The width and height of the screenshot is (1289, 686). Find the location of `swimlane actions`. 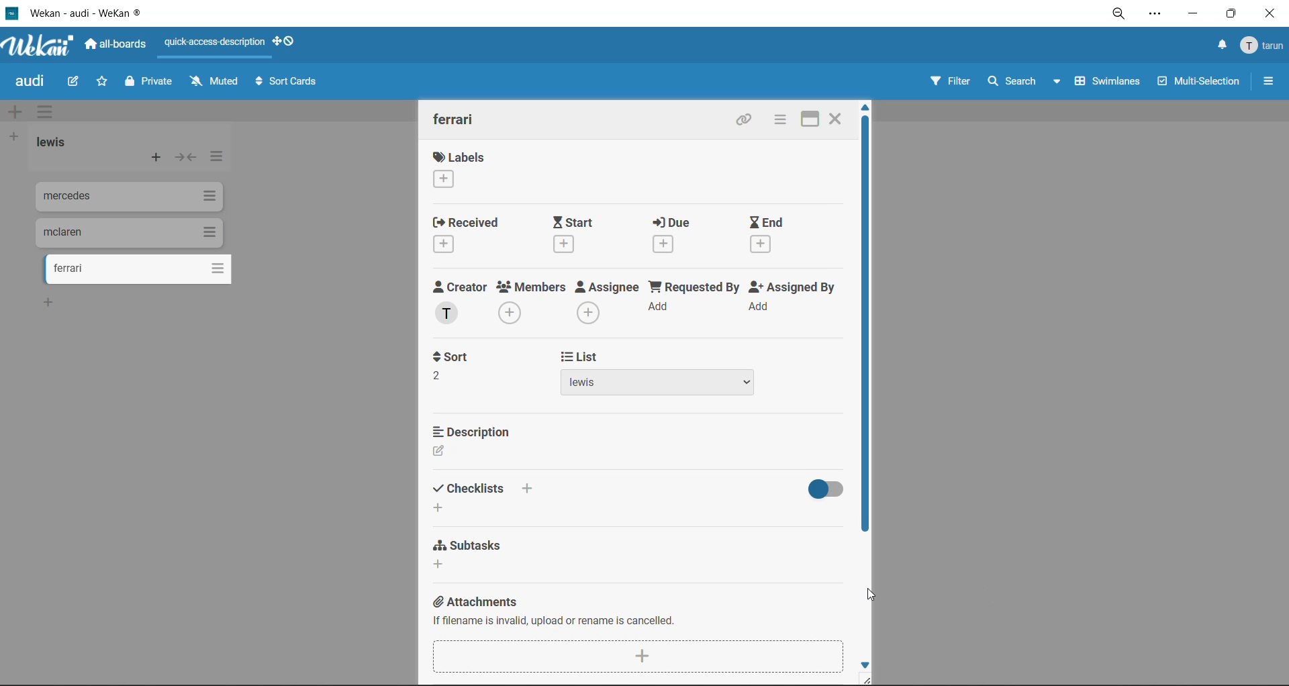

swimlane actions is located at coordinates (43, 110).